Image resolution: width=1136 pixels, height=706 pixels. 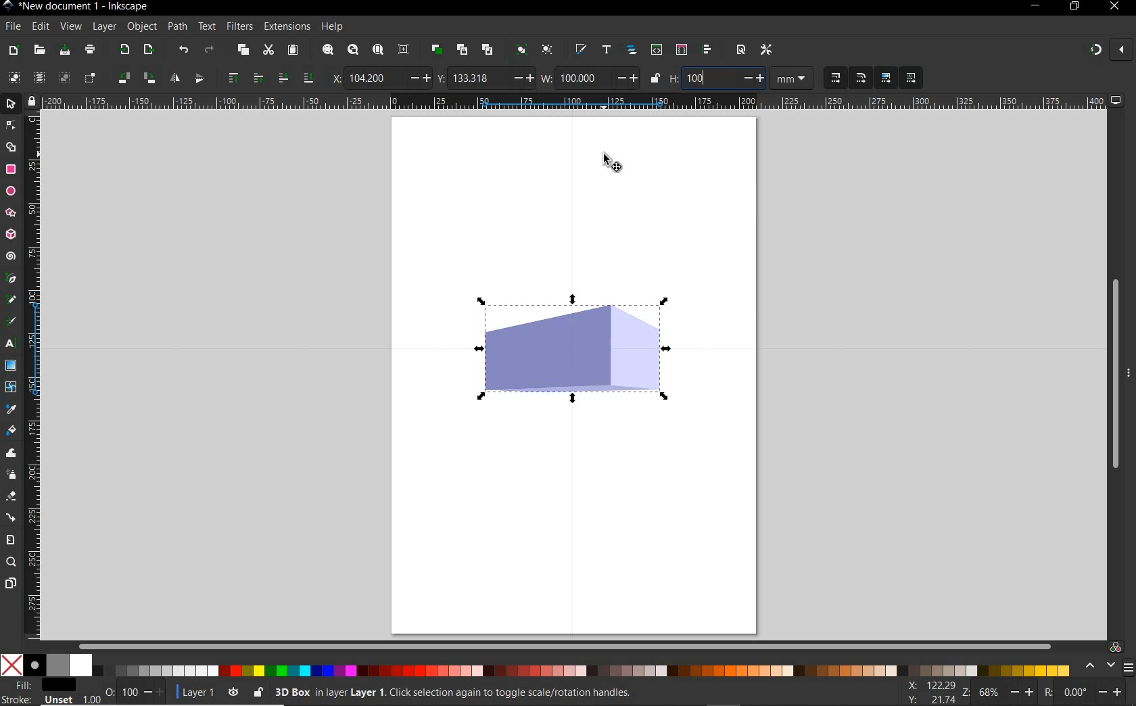 I want to click on 133, so click(x=478, y=78).